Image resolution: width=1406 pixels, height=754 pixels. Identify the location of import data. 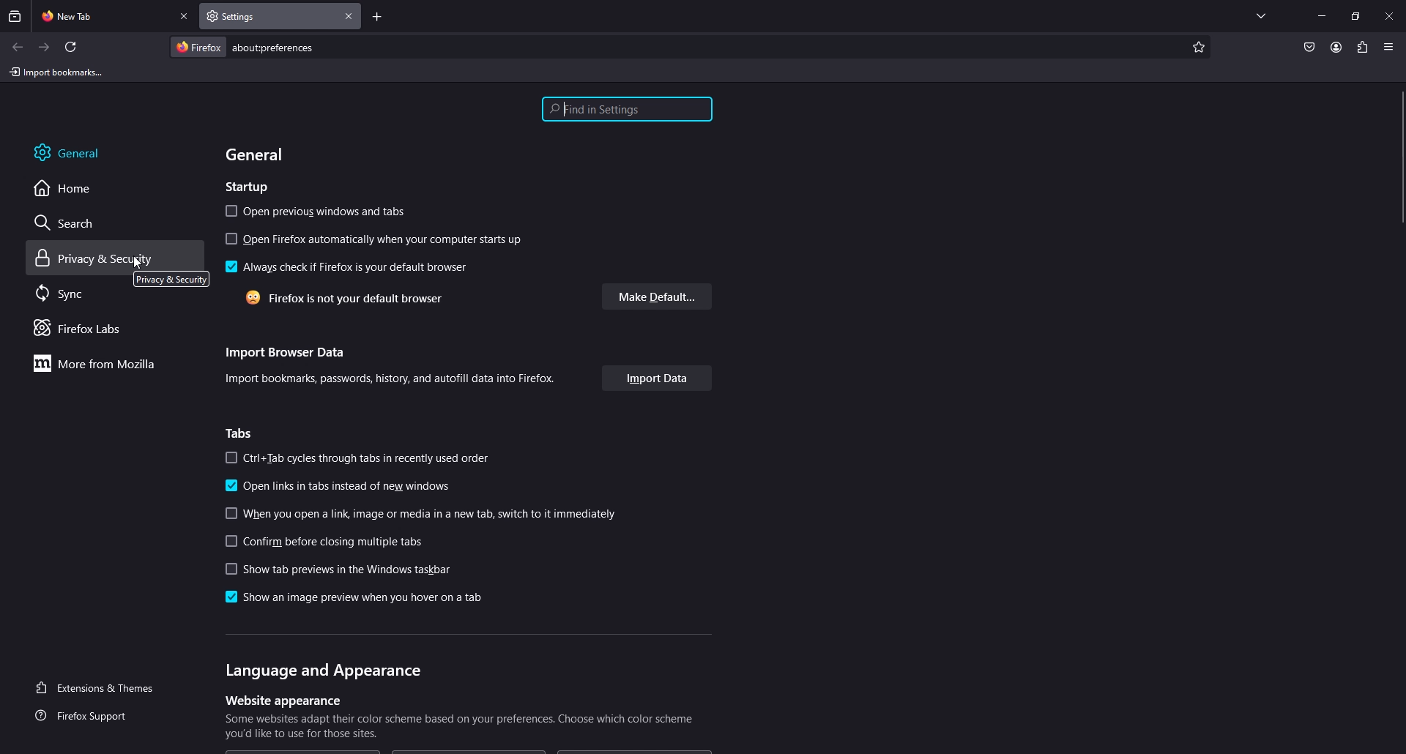
(658, 378).